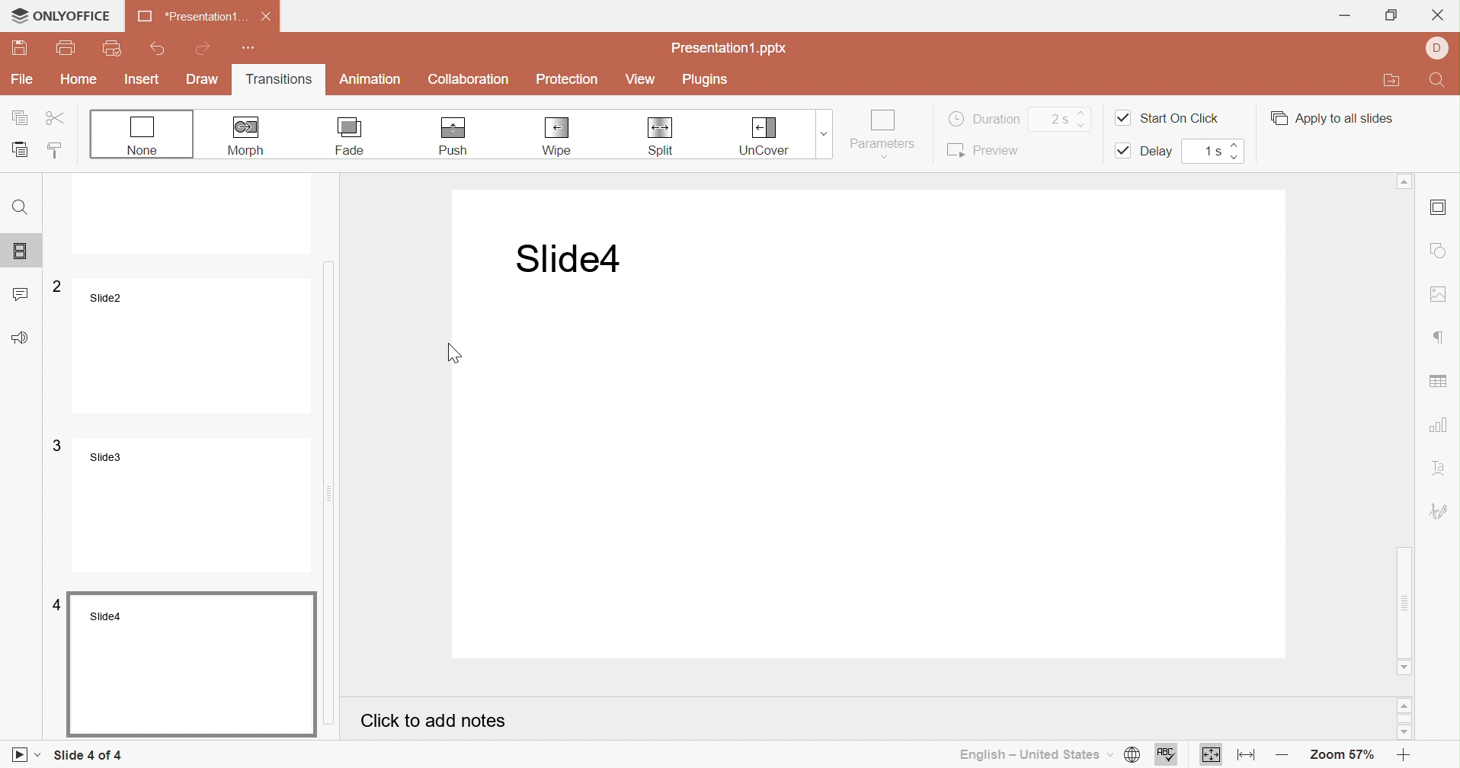 This screenshot has height=768, width=1460. Describe the element at coordinates (469, 80) in the screenshot. I see `Collaboration` at that location.